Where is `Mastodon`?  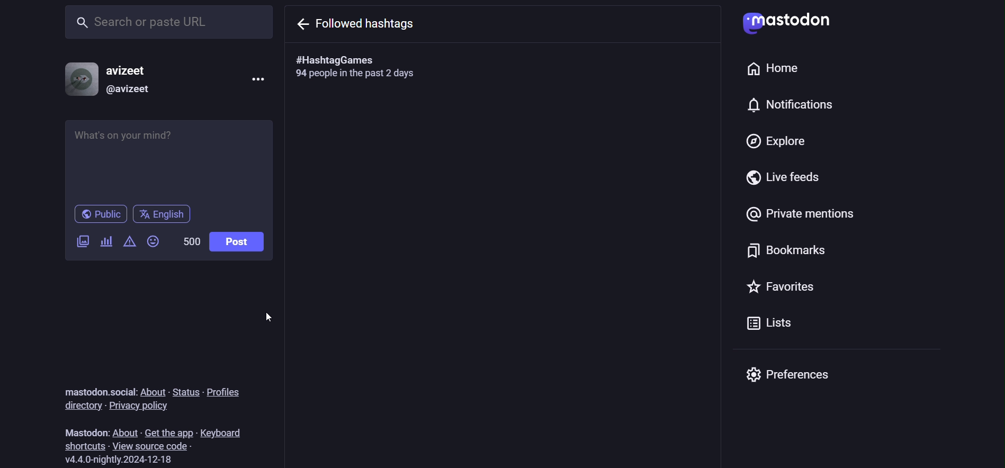 Mastodon is located at coordinates (83, 431).